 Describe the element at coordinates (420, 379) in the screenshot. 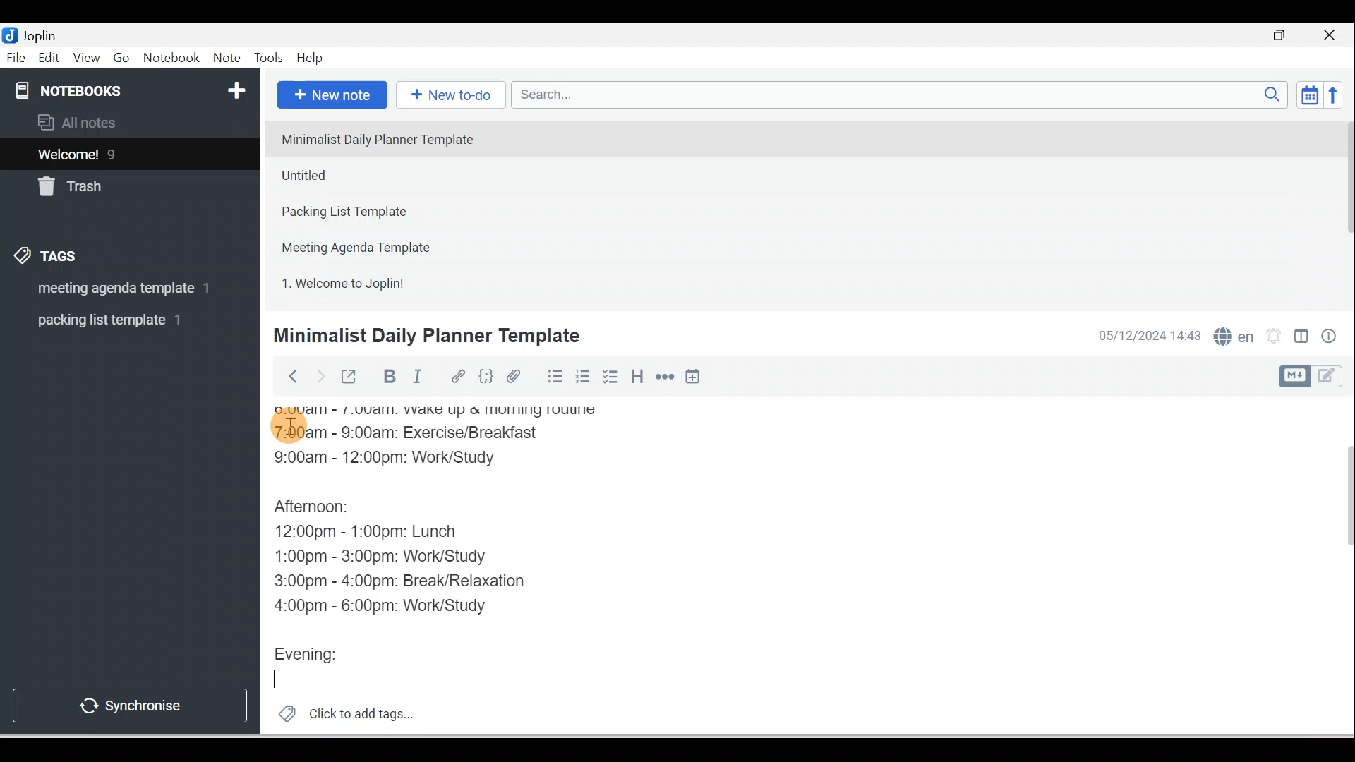

I see `Italic` at that location.